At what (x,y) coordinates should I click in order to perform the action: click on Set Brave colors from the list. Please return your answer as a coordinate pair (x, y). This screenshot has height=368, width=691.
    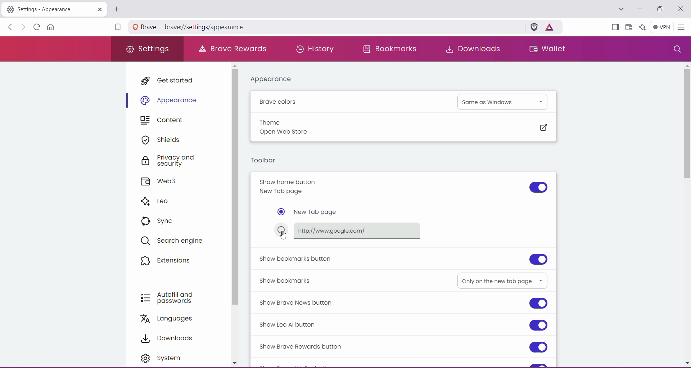
    Looking at the image, I should click on (503, 101).